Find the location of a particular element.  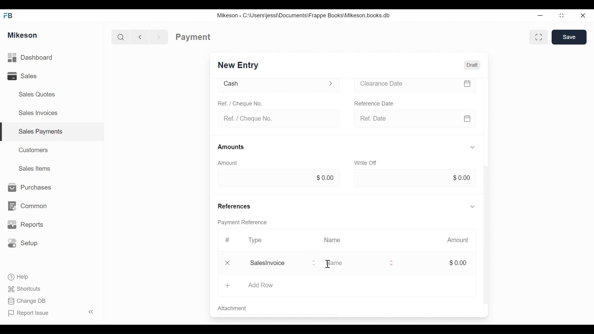

cursor is located at coordinates (328, 265).